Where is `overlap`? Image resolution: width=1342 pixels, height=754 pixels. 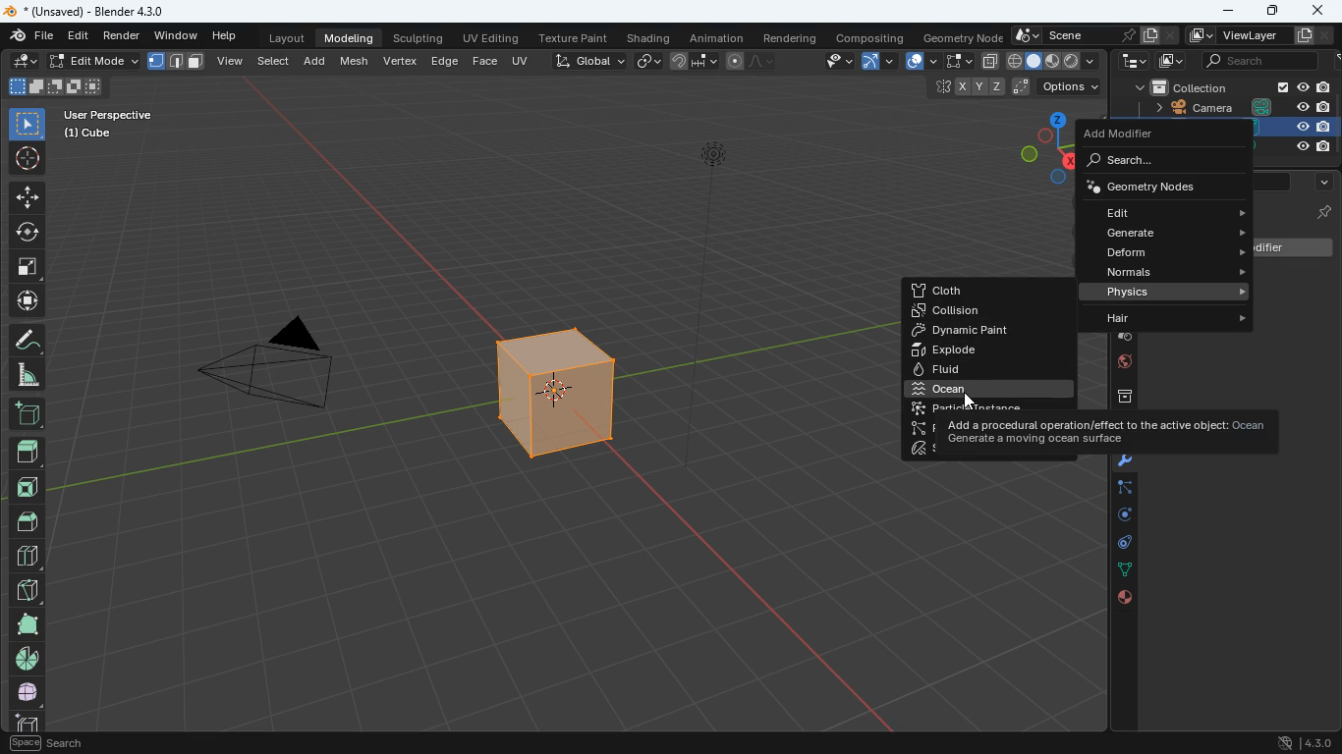
overlap is located at coordinates (921, 61).